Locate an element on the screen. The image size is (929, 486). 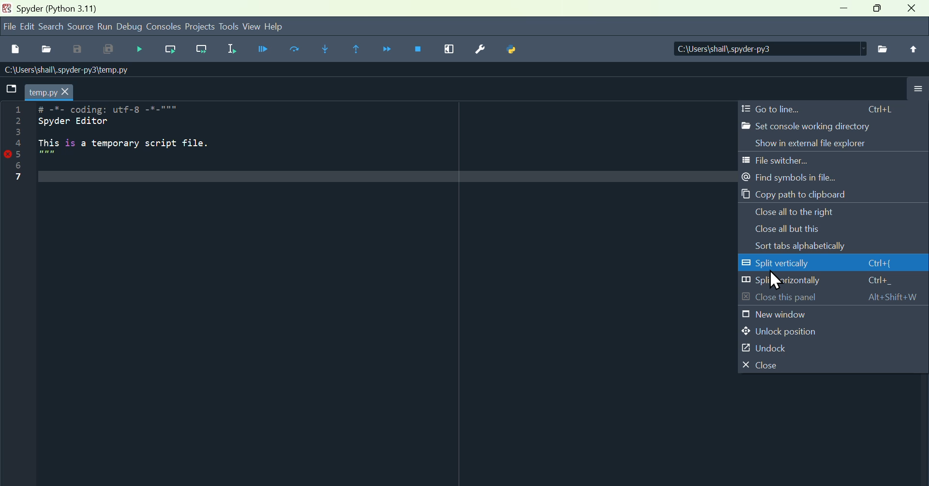
Save as is located at coordinates (82, 50).